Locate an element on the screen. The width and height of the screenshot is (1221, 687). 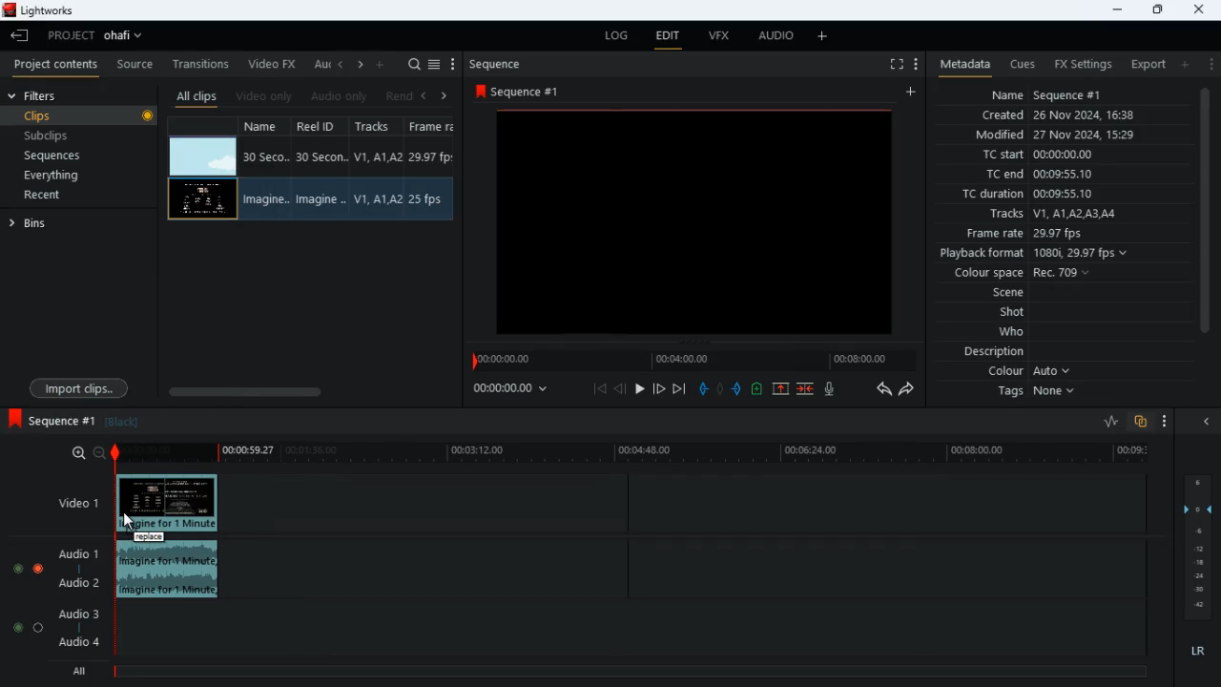
all is located at coordinates (76, 672).